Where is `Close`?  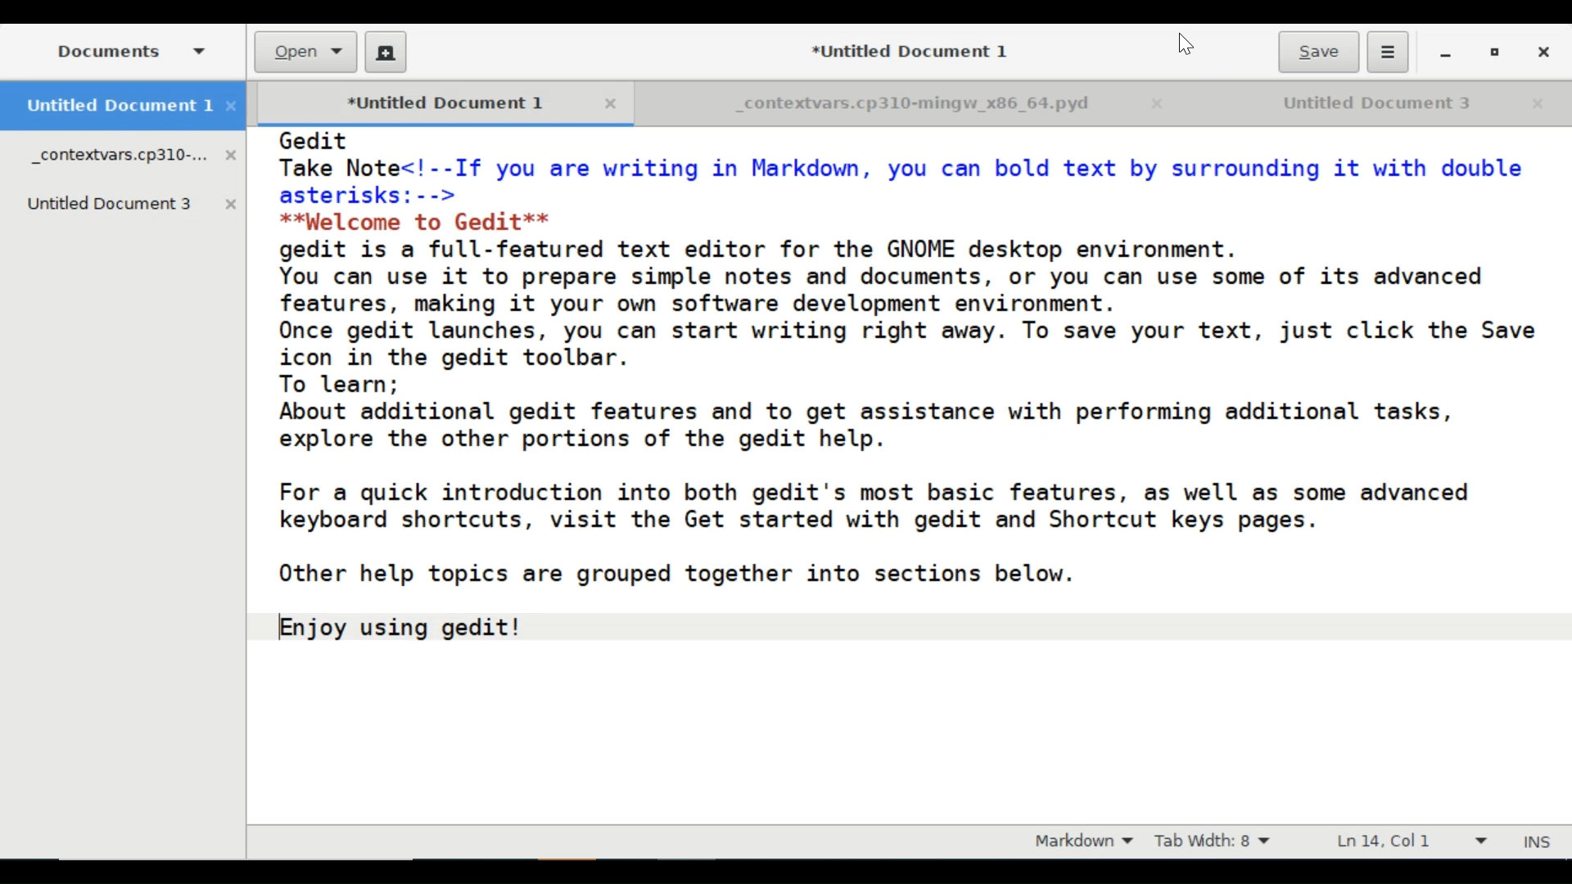 Close is located at coordinates (1542, 52).